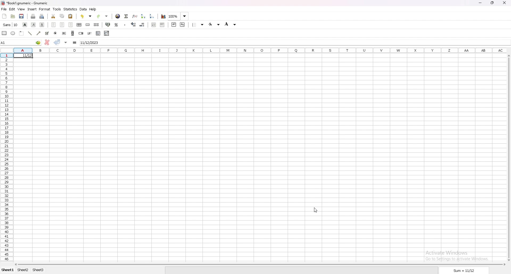 The image size is (511, 274). Describe the element at coordinates (142, 25) in the screenshot. I see `decrease indent` at that location.